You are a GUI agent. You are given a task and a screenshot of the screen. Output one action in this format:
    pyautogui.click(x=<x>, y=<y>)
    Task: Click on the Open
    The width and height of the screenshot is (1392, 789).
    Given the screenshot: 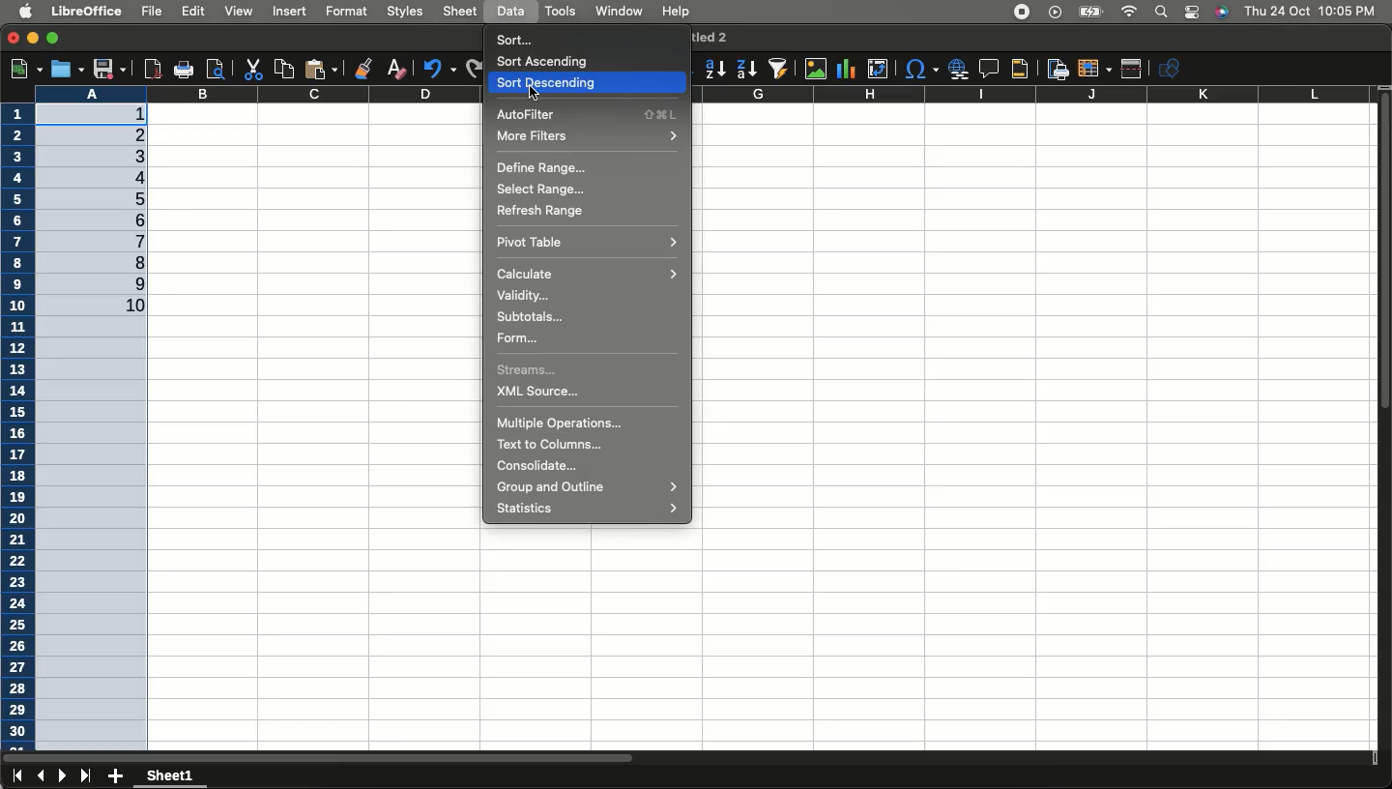 What is the action you would take?
    pyautogui.click(x=66, y=70)
    